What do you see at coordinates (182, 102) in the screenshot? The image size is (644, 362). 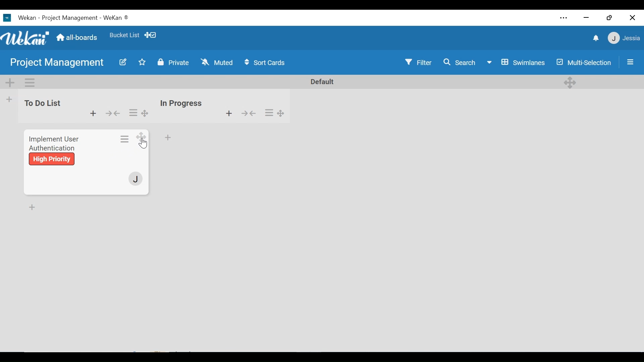 I see `In Progress` at bounding box center [182, 102].